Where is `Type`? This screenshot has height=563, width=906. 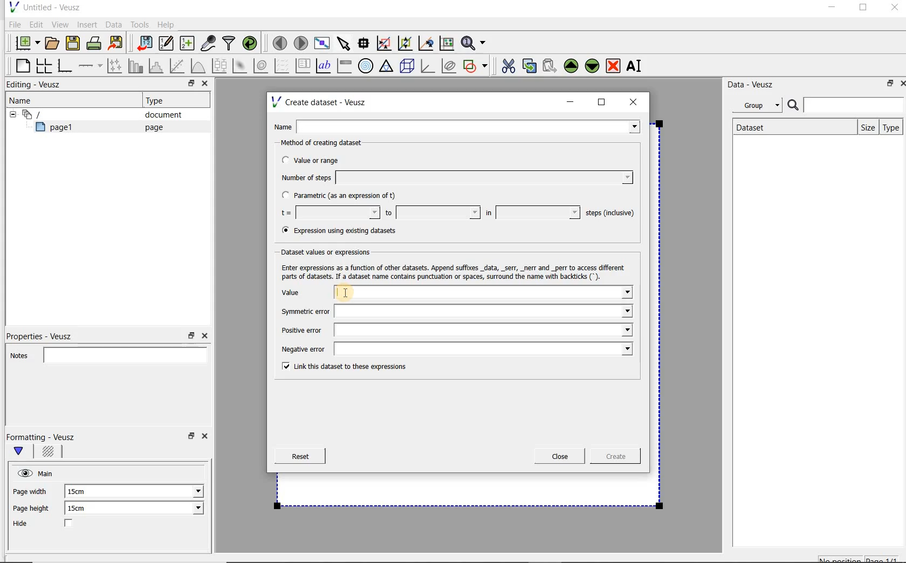
Type is located at coordinates (891, 127).